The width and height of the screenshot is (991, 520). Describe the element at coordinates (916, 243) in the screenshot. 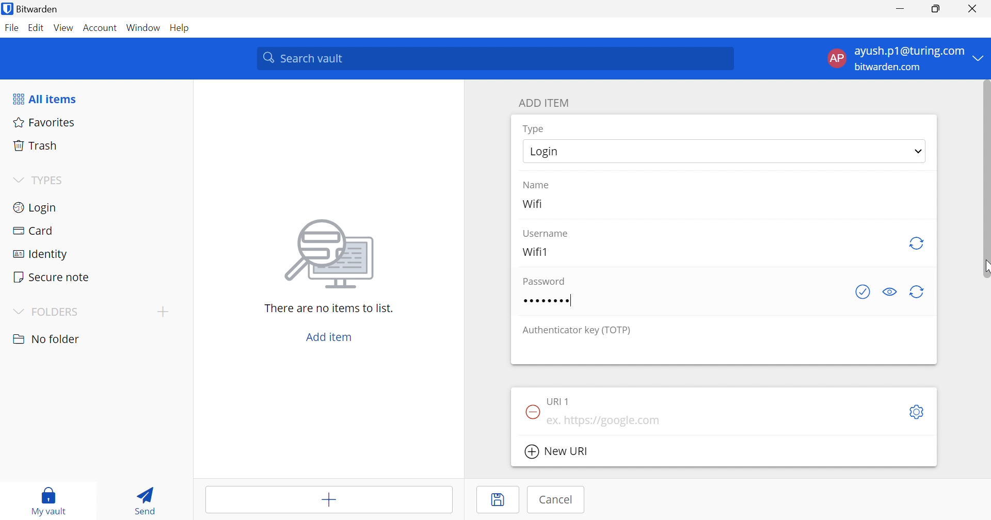

I see `Regenerate username` at that location.